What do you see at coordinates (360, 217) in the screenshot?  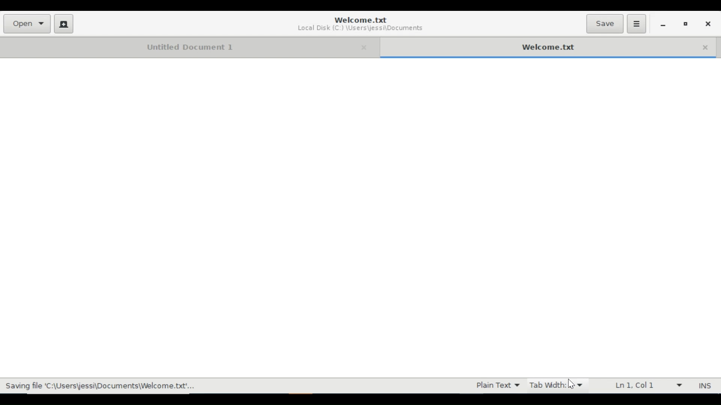 I see `Text Entry Pane` at bounding box center [360, 217].